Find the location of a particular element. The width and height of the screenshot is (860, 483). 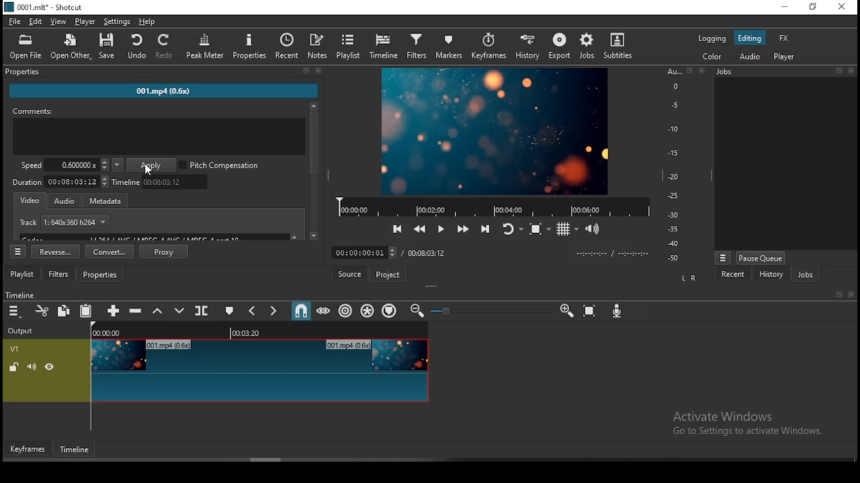

apply is located at coordinates (150, 165).